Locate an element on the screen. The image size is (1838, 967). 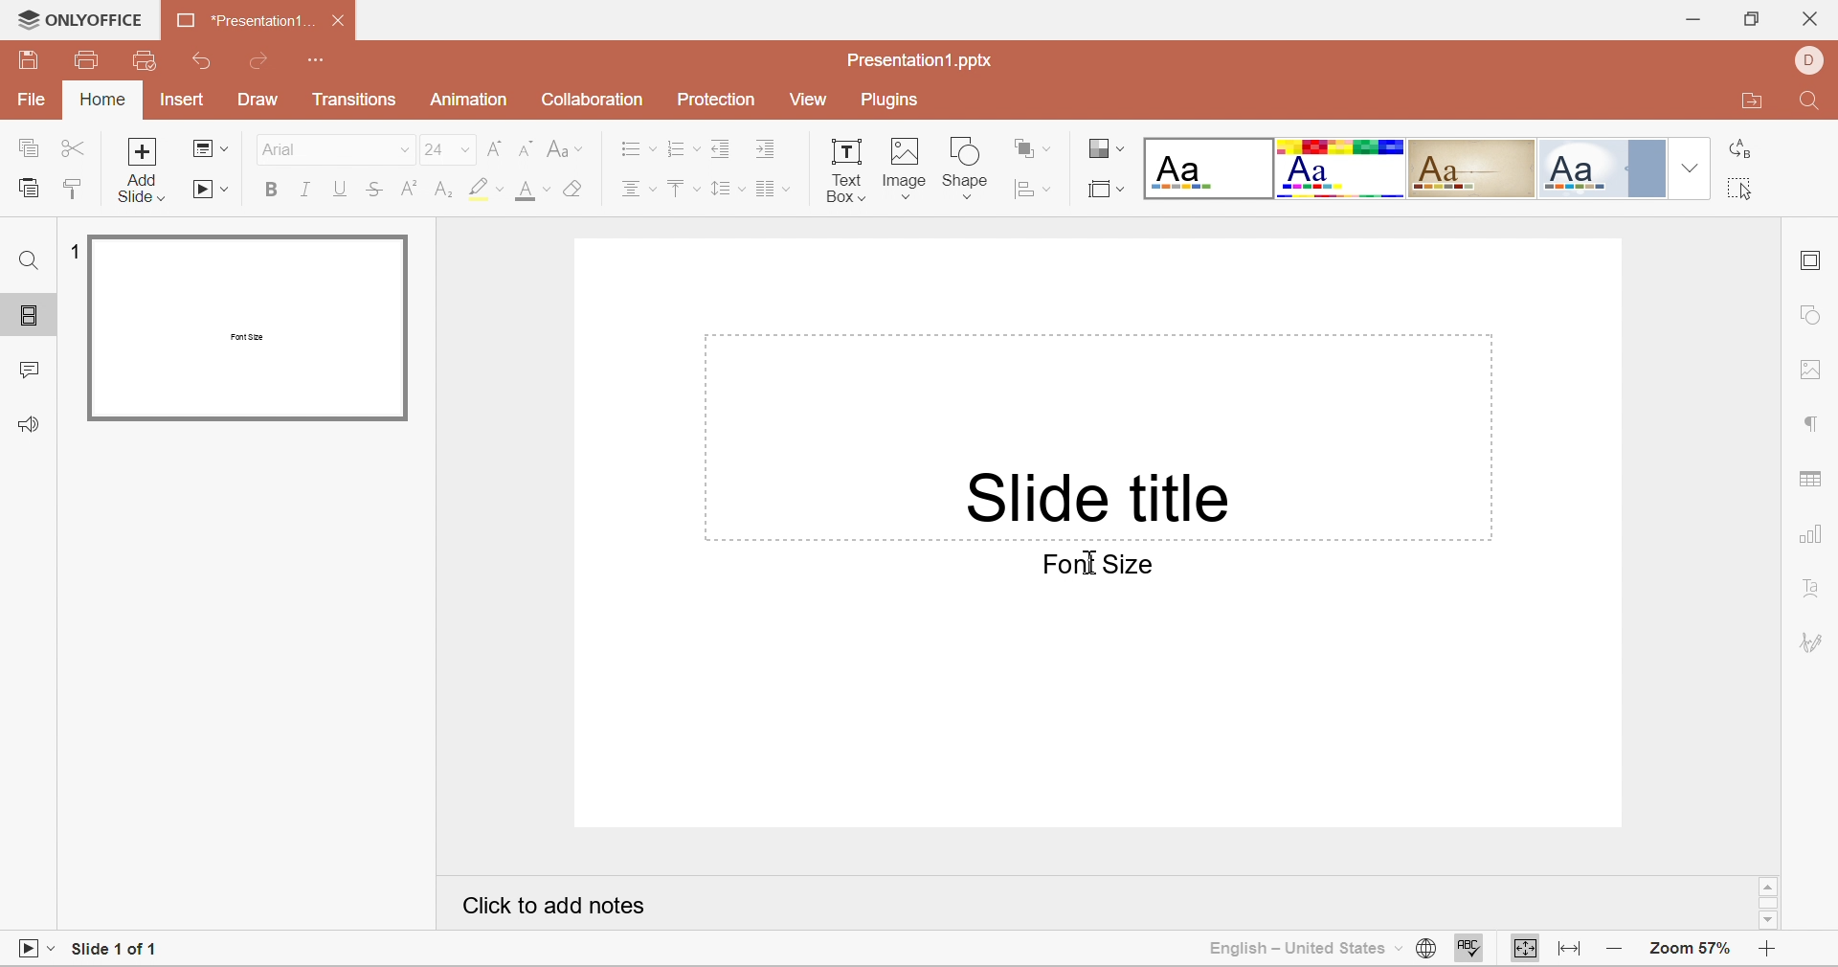
Slide 1 of 1 is located at coordinates (117, 945).